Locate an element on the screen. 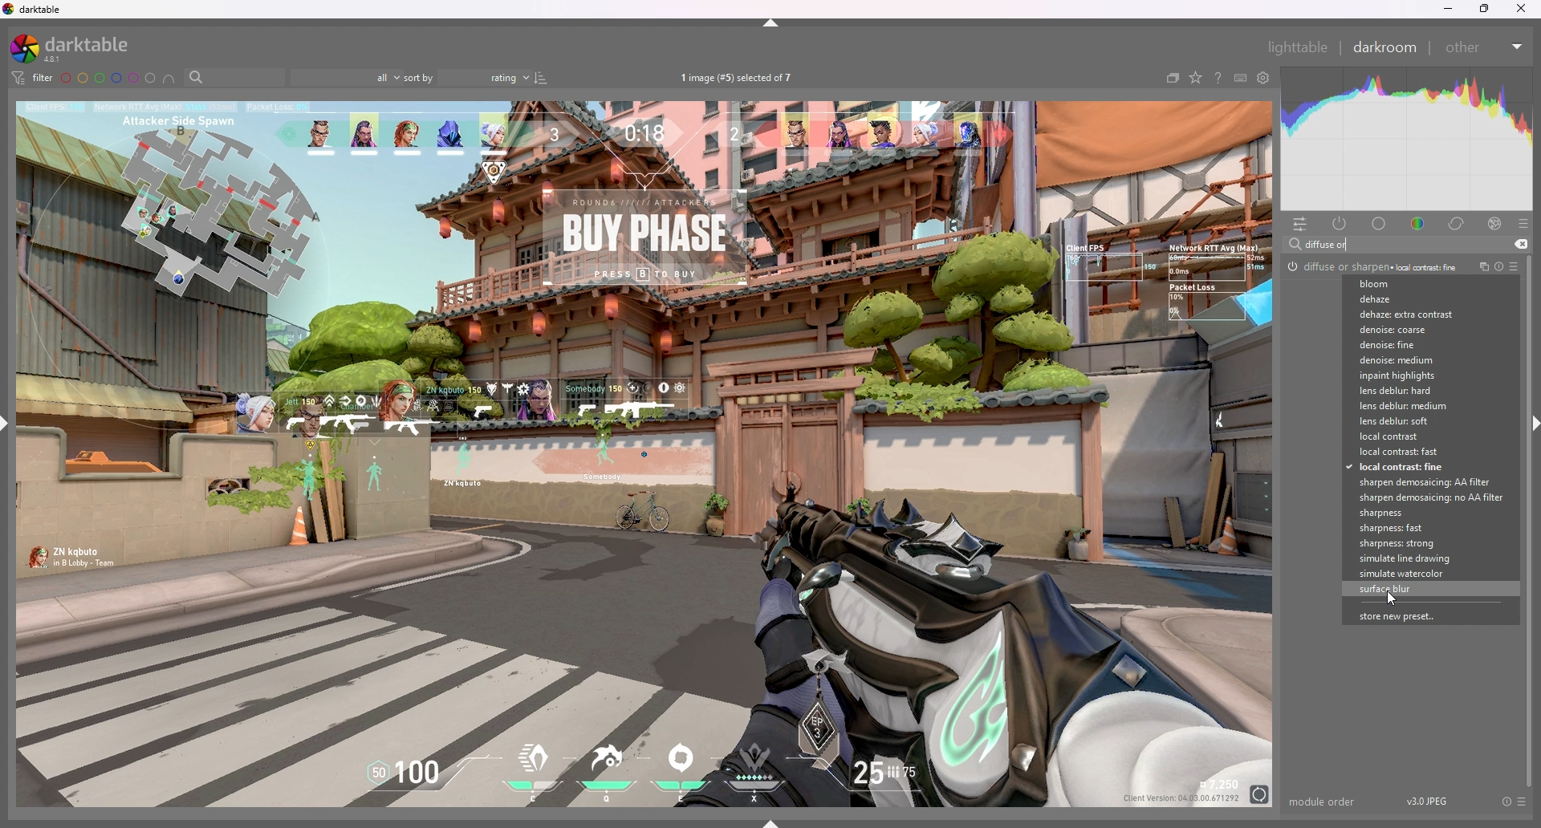 This screenshot has height=828, width=1541. sharpness fast is located at coordinates (1427, 528).